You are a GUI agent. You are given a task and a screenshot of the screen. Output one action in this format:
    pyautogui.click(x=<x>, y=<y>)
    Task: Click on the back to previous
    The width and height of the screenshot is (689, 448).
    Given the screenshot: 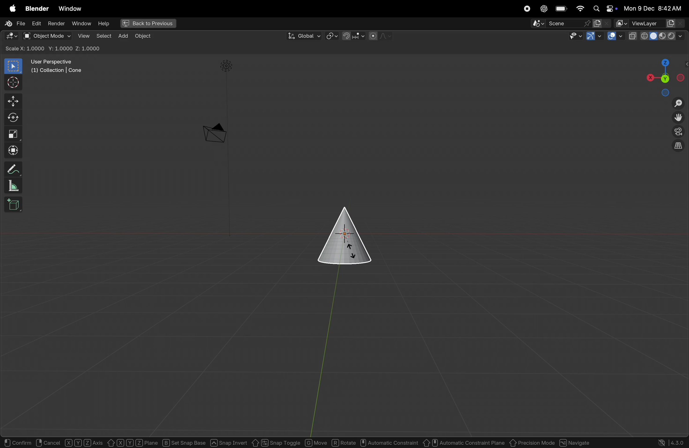 What is the action you would take?
    pyautogui.click(x=149, y=23)
    